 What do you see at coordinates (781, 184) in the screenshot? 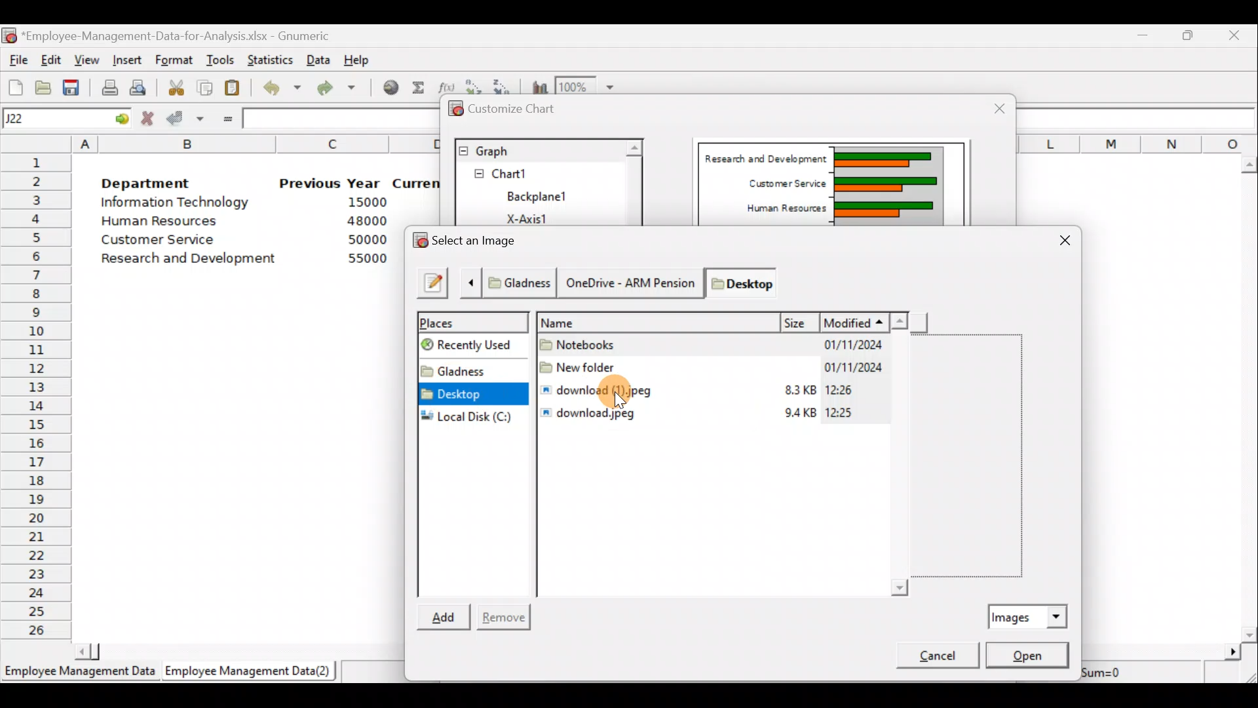
I see `Customer Service` at bounding box center [781, 184].